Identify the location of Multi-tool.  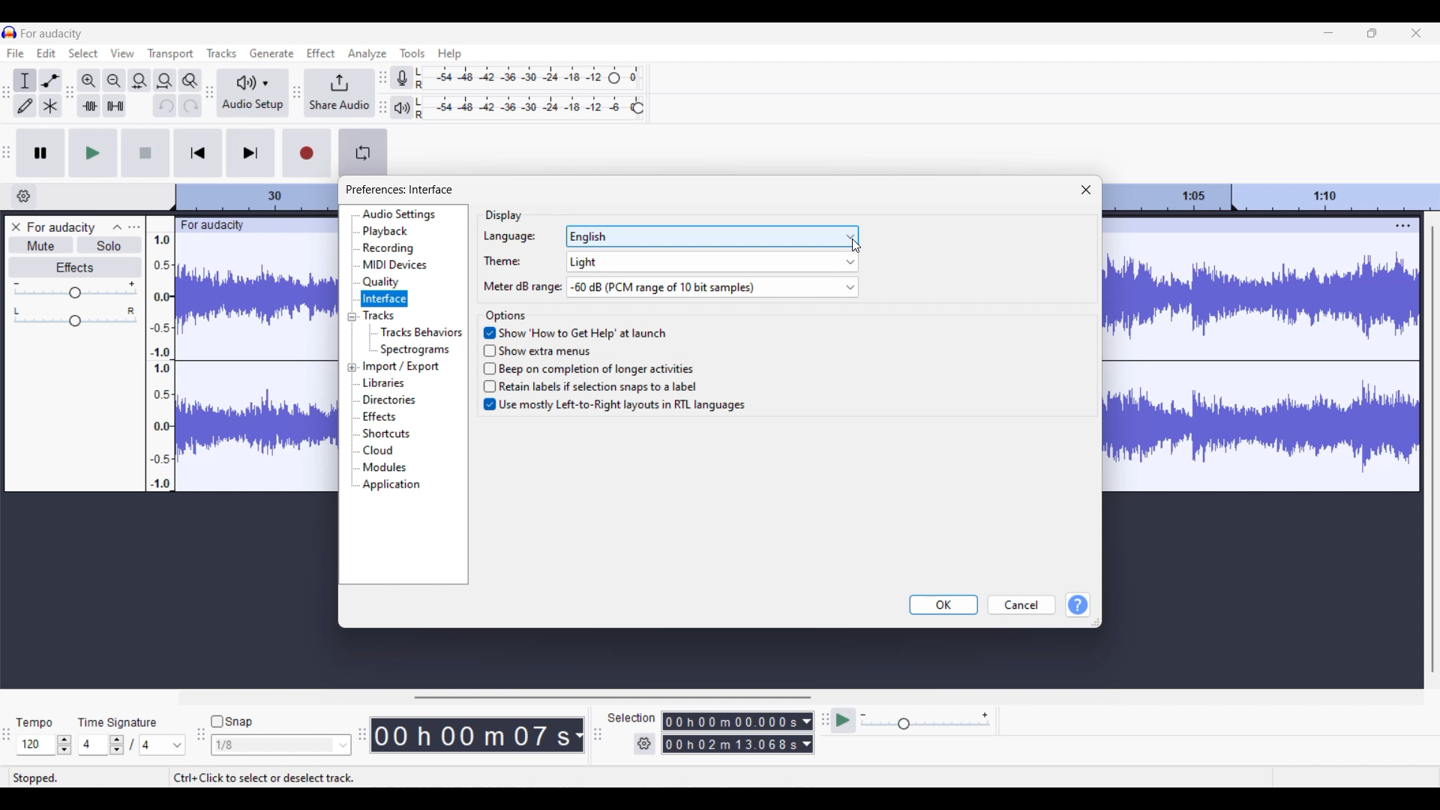
(50, 105).